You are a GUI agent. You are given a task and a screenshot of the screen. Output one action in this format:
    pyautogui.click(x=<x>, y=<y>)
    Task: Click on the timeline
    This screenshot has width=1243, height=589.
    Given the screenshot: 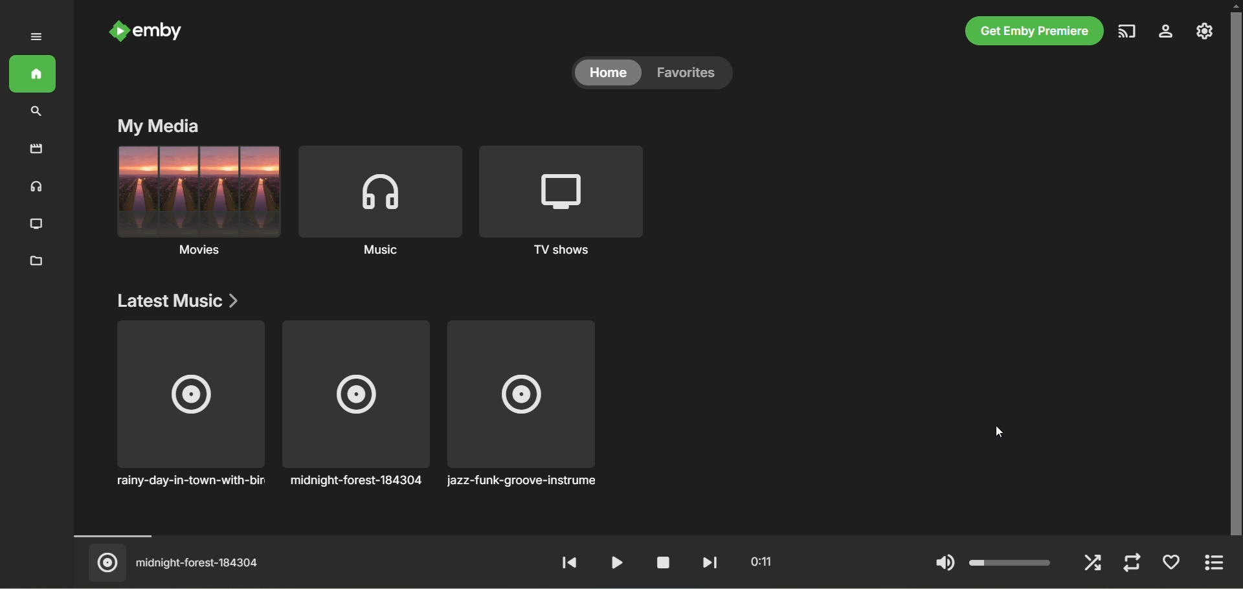 What is the action you would take?
    pyautogui.click(x=640, y=536)
    